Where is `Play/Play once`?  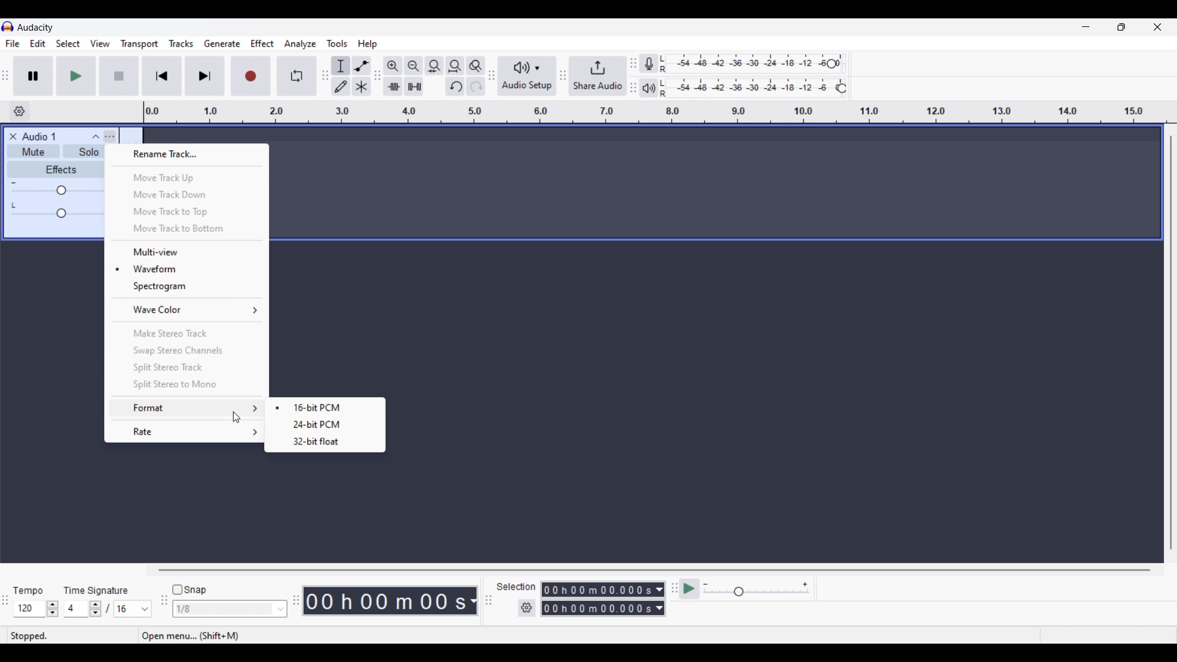 Play/Play once is located at coordinates (76, 75).